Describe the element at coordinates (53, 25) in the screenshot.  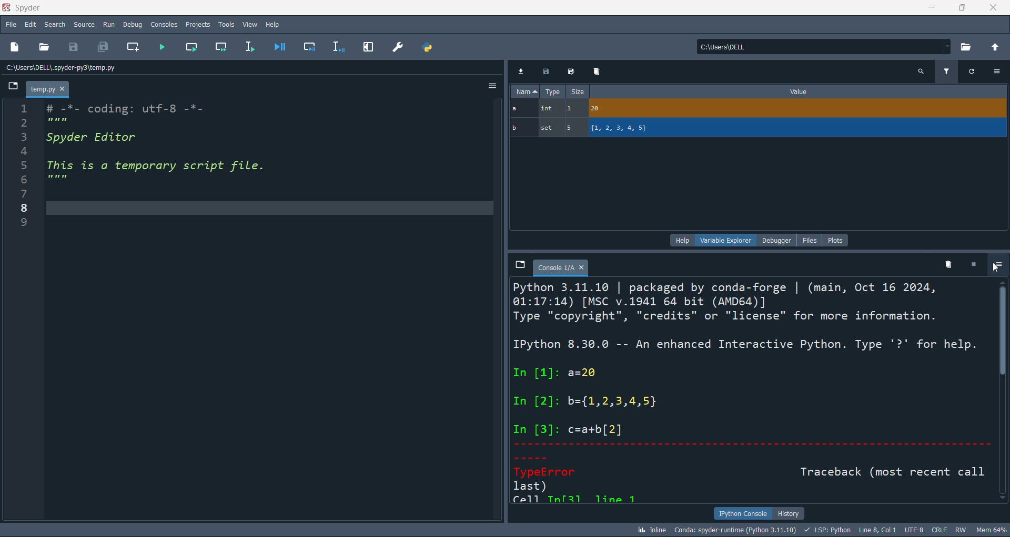
I see `search` at that location.